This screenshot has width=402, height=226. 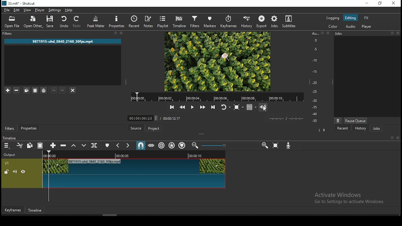 What do you see at coordinates (179, 22) in the screenshot?
I see `timeline` at bounding box center [179, 22].